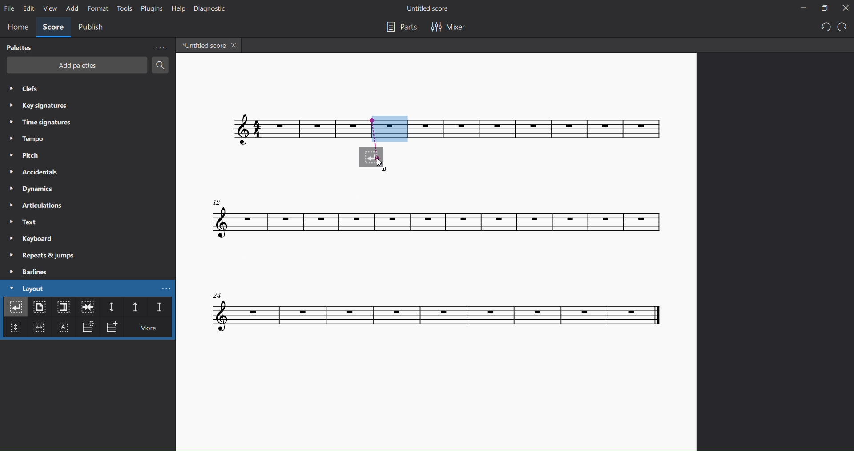 This screenshot has height=451, width=854. Describe the element at coordinates (64, 328) in the screenshot. I see `text frame` at that location.